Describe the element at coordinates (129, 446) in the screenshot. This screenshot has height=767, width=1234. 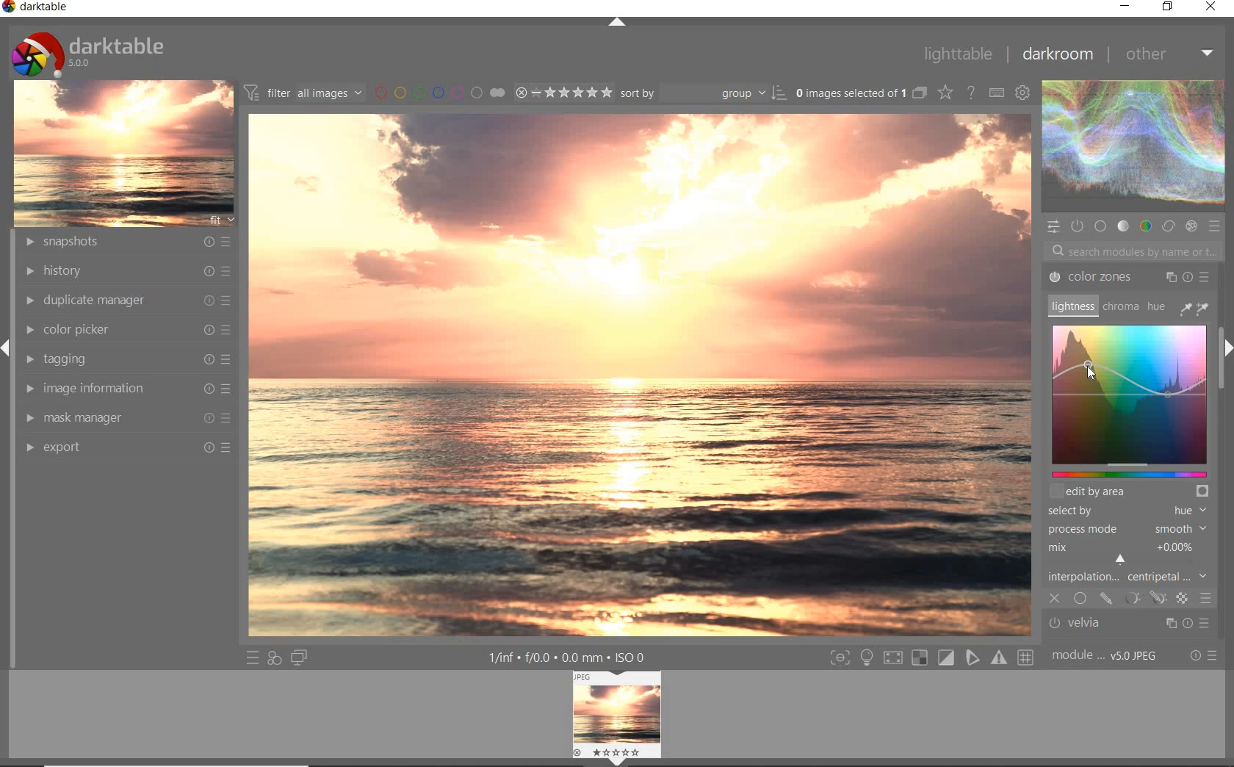
I see `EXPORT` at that location.